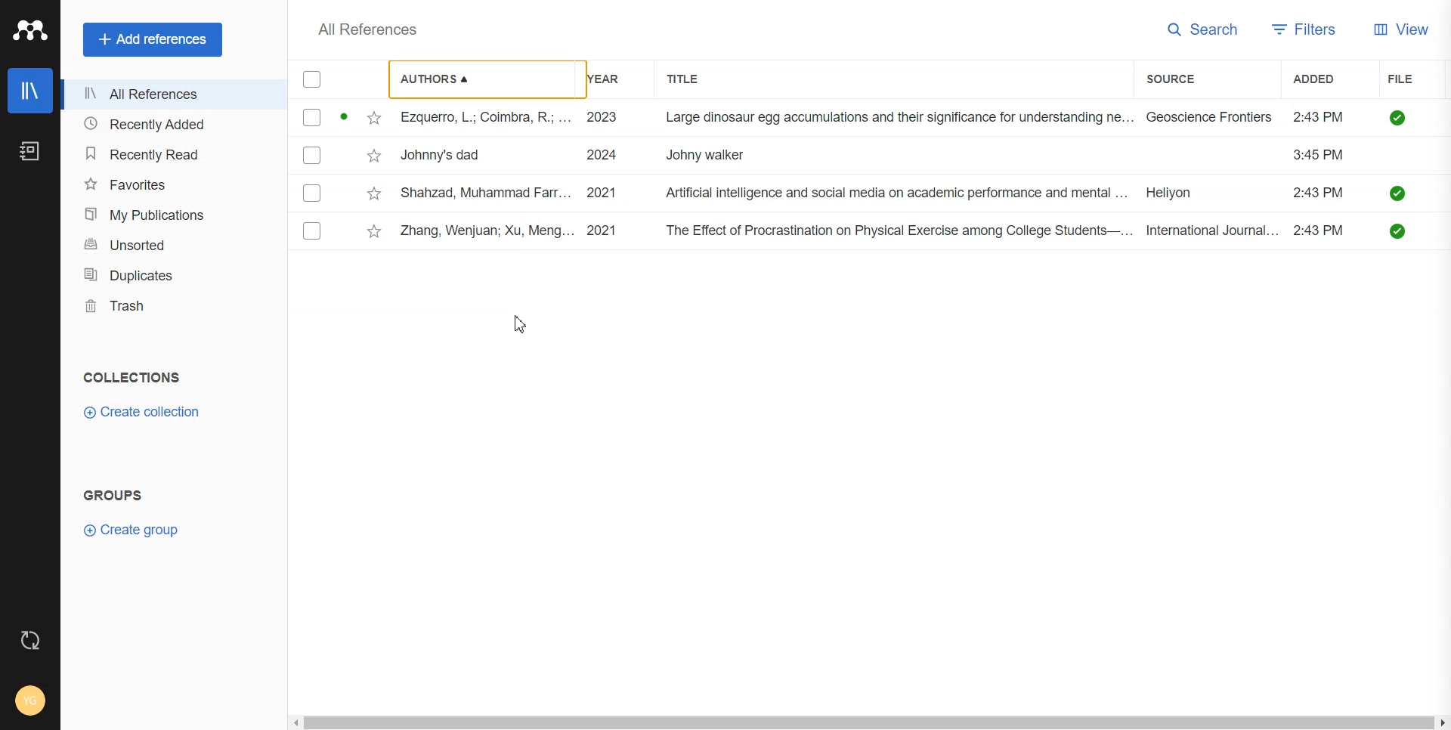 This screenshot has width=1451, height=730. What do you see at coordinates (30, 91) in the screenshot?
I see `Library` at bounding box center [30, 91].